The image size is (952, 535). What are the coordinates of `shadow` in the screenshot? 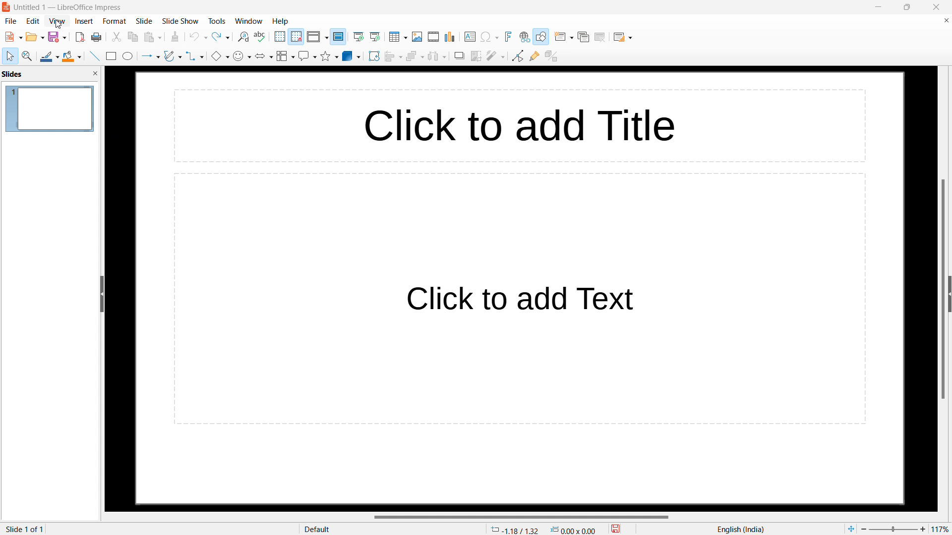 It's located at (460, 55).